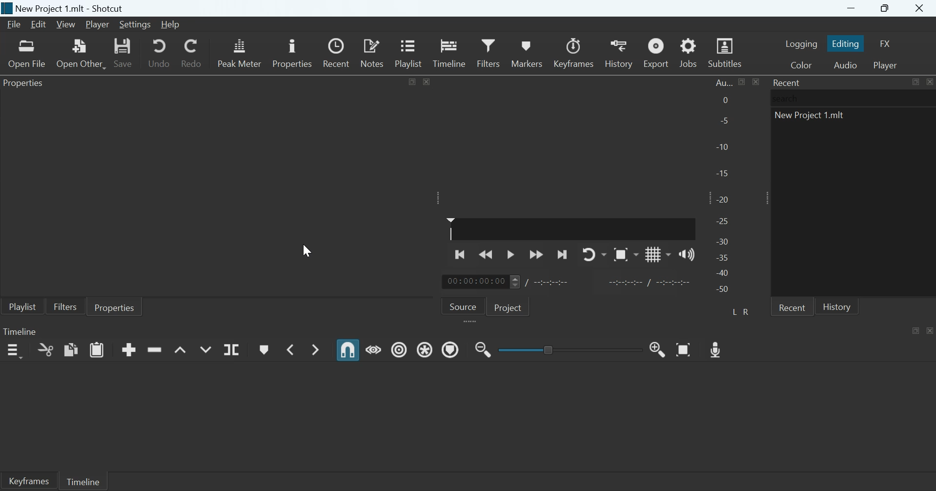  What do you see at coordinates (14, 351) in the screenshot?
I see `Timeline menu` at bounding box center [14, 351].